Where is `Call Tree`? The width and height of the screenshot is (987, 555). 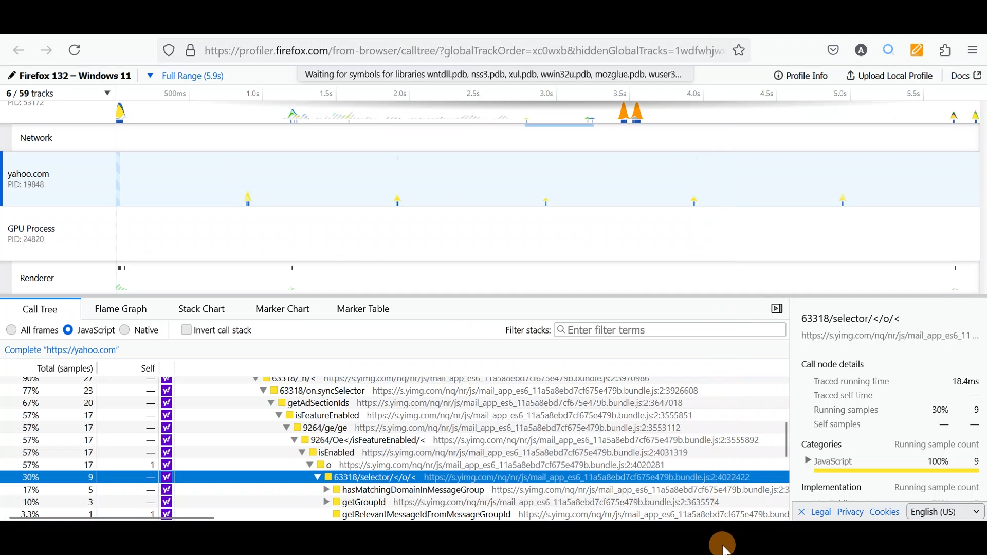
Call Tree is located at coordinates (44, 308).